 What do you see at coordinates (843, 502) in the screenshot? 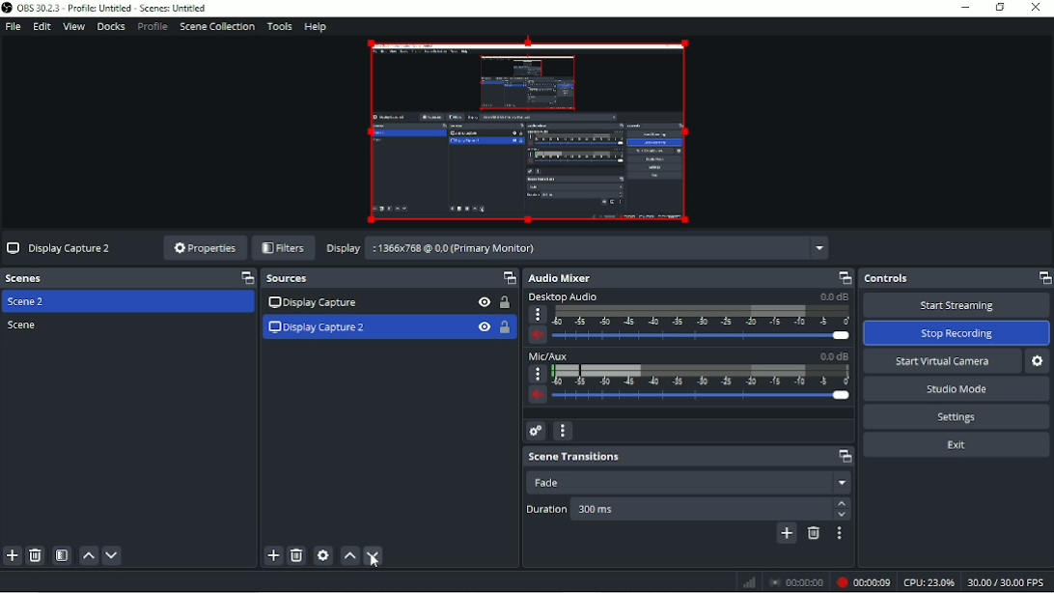
I see `up arrow buttom` at bounding box center [843, 502].